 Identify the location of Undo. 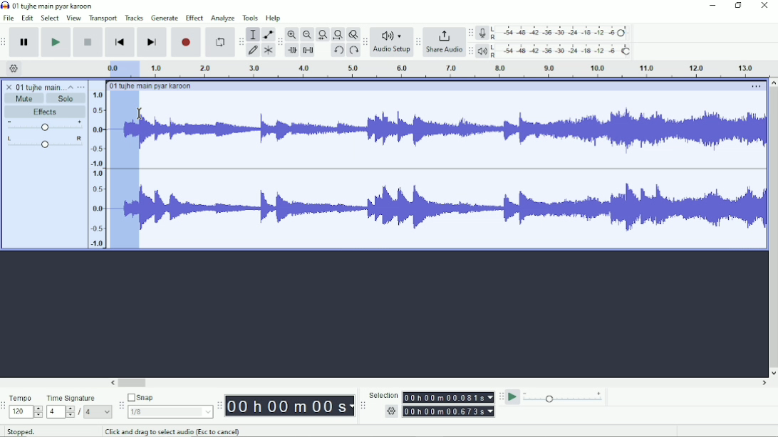
(338, 51).